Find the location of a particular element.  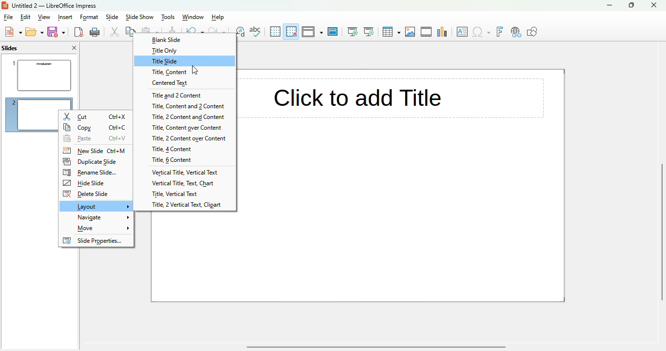

print is located at coordinates (95, 32).